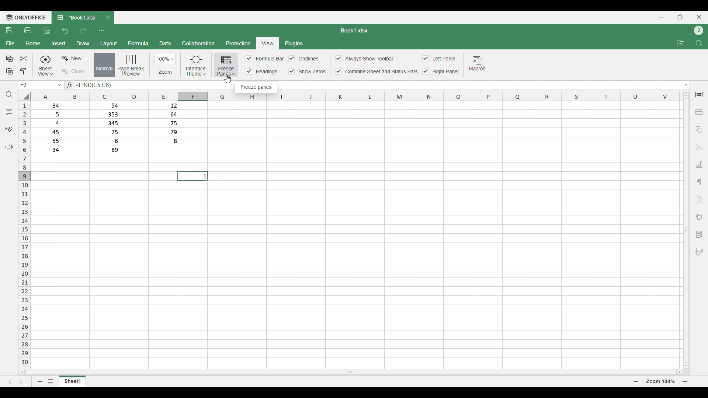  What do you see at coordinates (198, 43) in the screenshot?
I see `Collaboration menu` at bounding box center [198, 43].